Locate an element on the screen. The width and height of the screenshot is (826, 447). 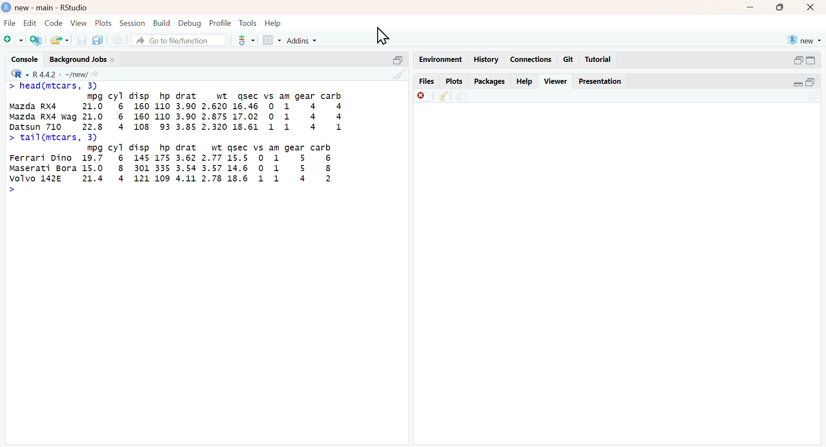
Create new project is located at coordinates (35, 40).